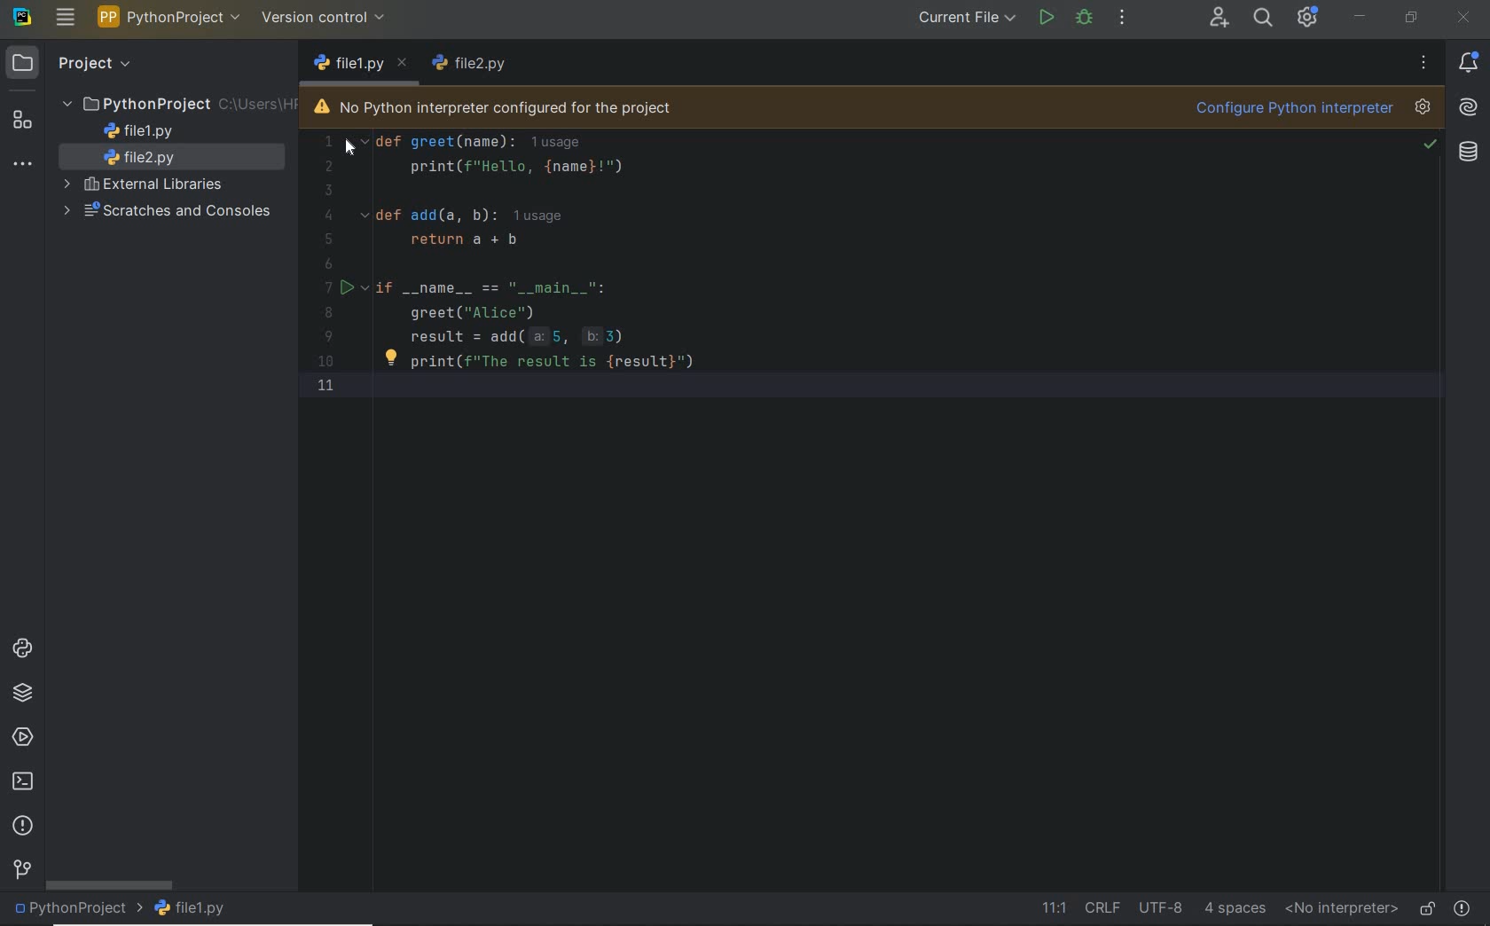 The width and height of the screenshot is (1490, 926). I want to click on version control, so click(20, 871).